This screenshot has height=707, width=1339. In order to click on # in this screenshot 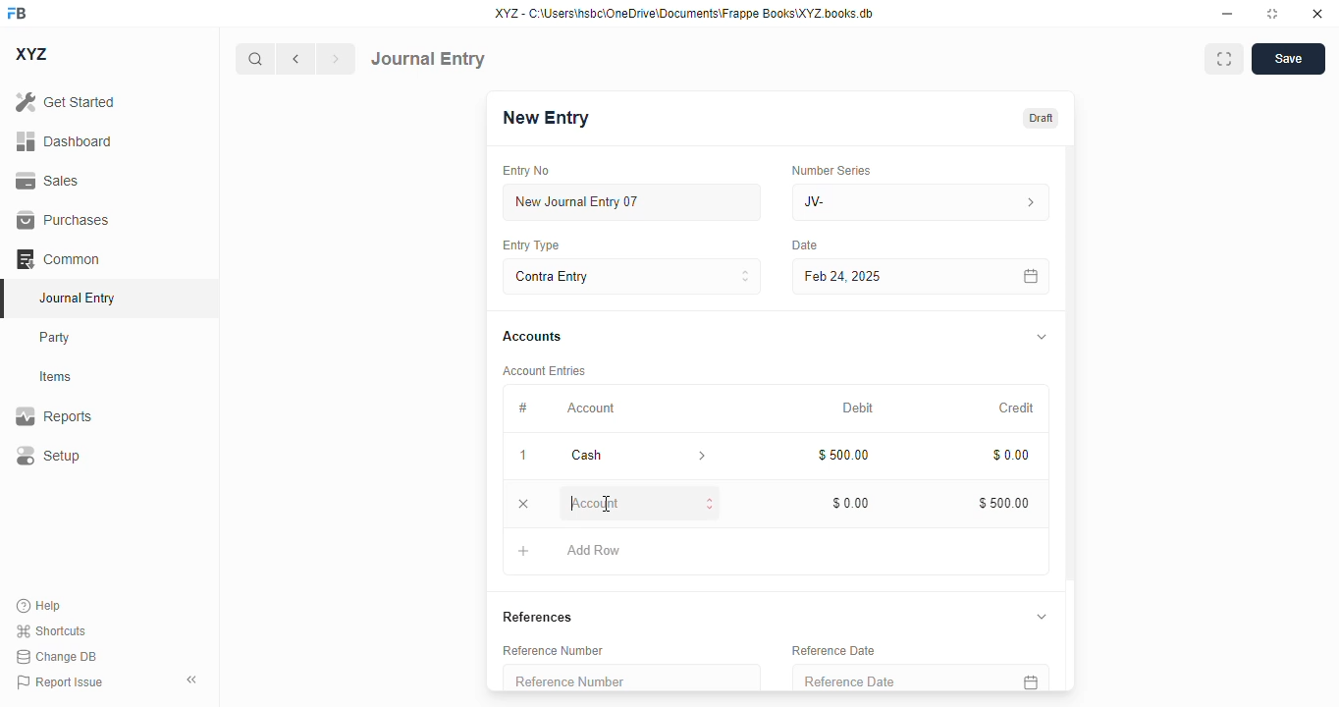, I will do `click(521, 408)`.